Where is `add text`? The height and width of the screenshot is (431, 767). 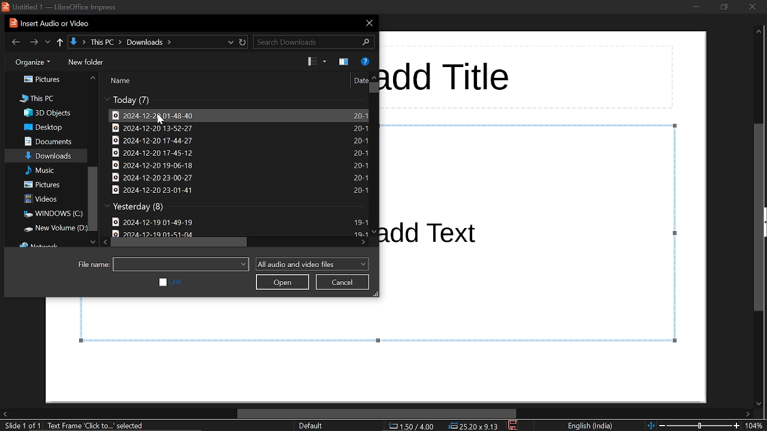
add text is located at coordinates (432, 231).